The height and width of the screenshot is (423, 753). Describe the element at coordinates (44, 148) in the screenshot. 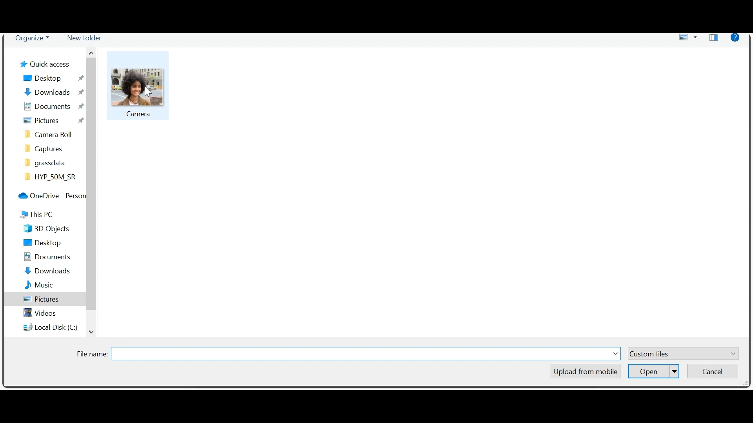

I see `Captures` at that location.